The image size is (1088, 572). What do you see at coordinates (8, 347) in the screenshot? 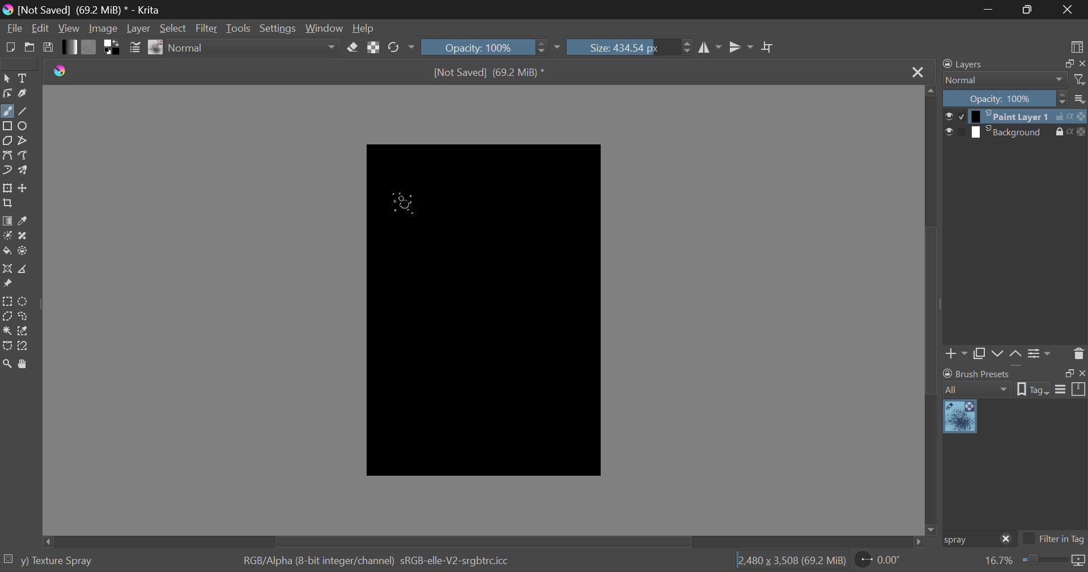
I see `Bezier Curve Selection` at bounding box center [8, 347].